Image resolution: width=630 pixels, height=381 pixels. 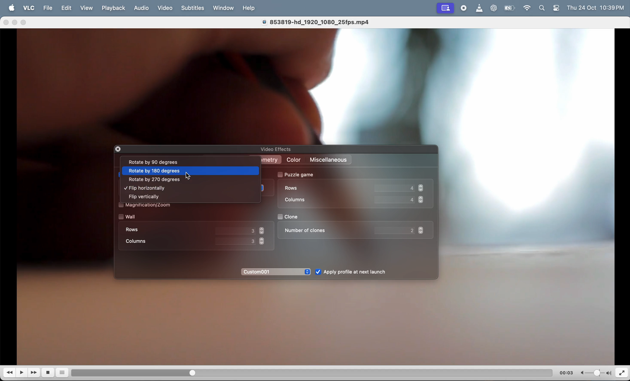 What do you see at coordinates (277, 272) in the screenshot?
I see `custom 01` at bounding box center [277, 272].